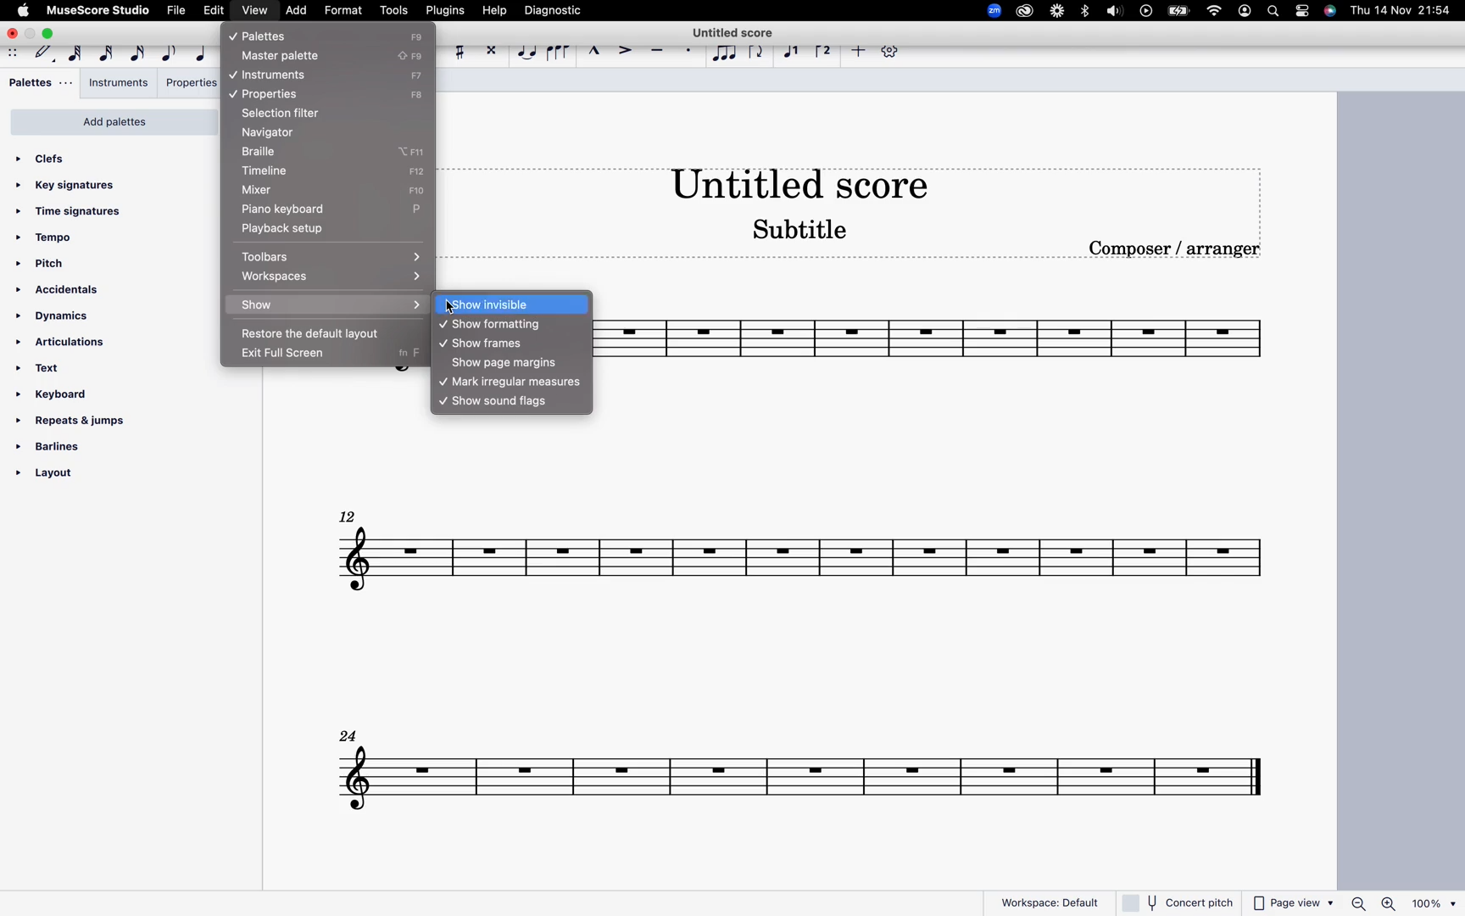  Describe the element at coordinates (444, 10) in the screenshot. I see `plugins` at that location.